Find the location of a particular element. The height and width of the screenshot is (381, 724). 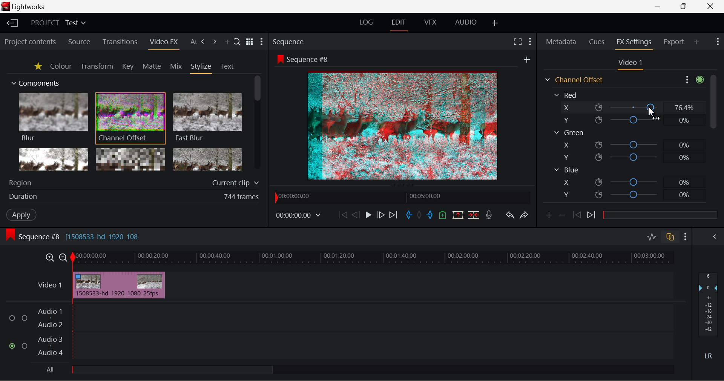

Frame Duration is located at coordinates (134, 197).